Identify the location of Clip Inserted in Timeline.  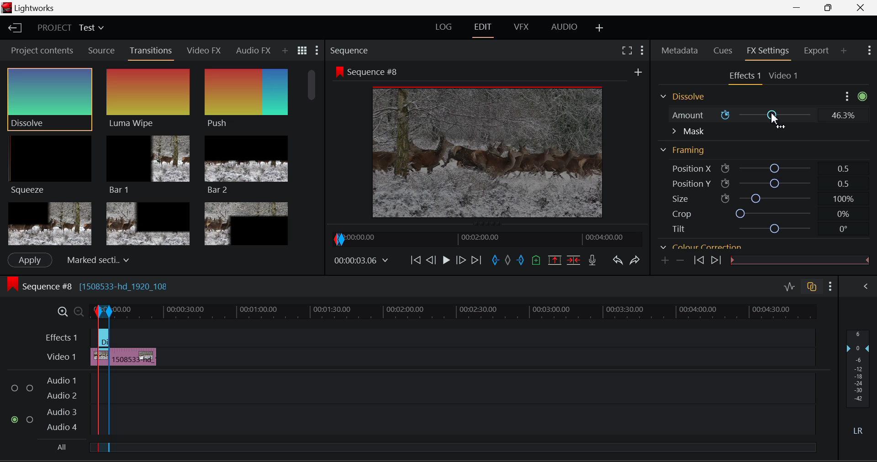
(134, 355).